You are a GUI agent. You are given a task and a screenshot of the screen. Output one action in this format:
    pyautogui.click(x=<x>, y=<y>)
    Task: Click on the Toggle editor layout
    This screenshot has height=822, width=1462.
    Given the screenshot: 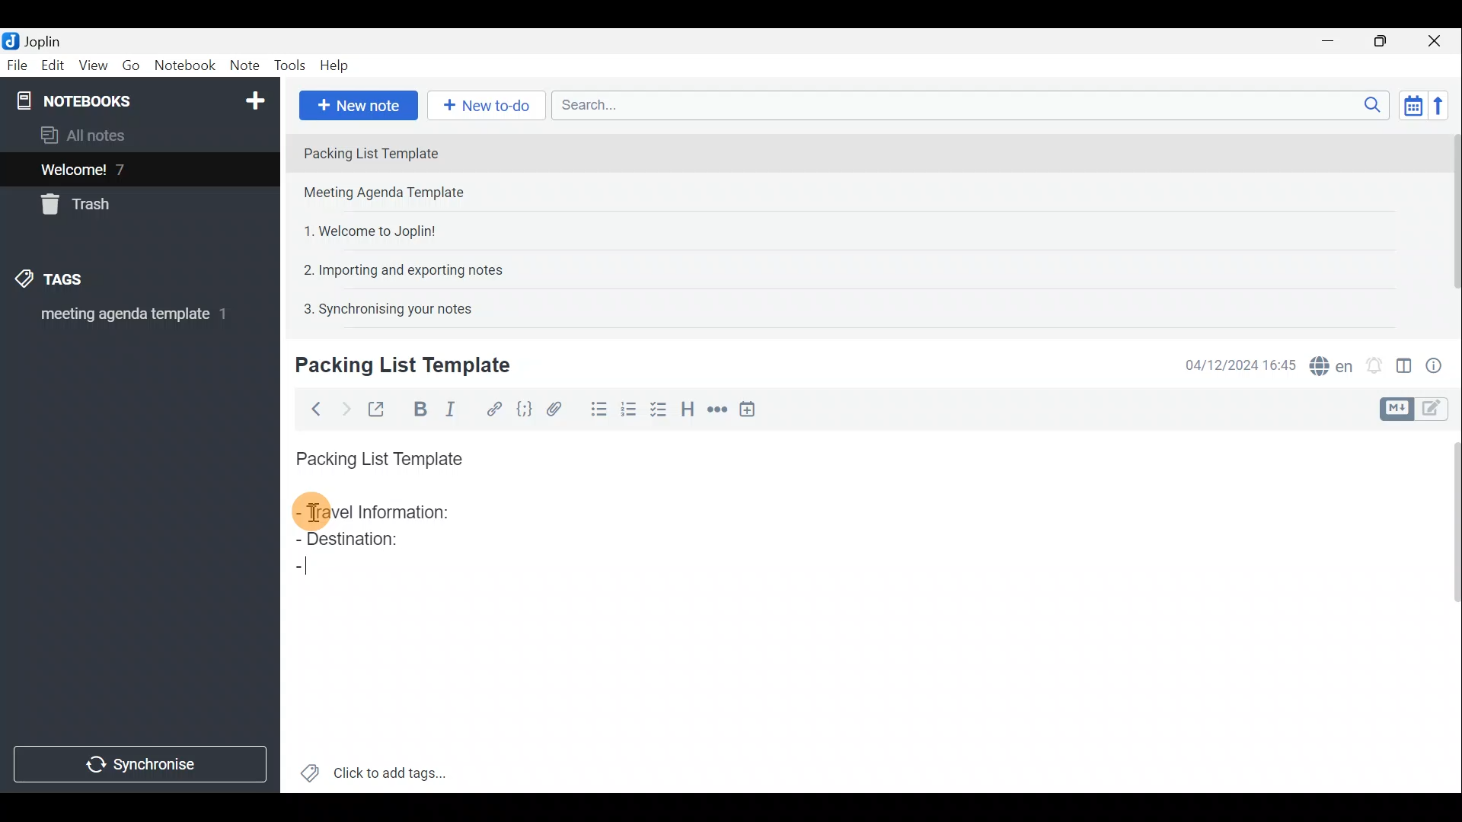 What is the action you would take?
    pyautogui.click(x=1403, y=361)
    